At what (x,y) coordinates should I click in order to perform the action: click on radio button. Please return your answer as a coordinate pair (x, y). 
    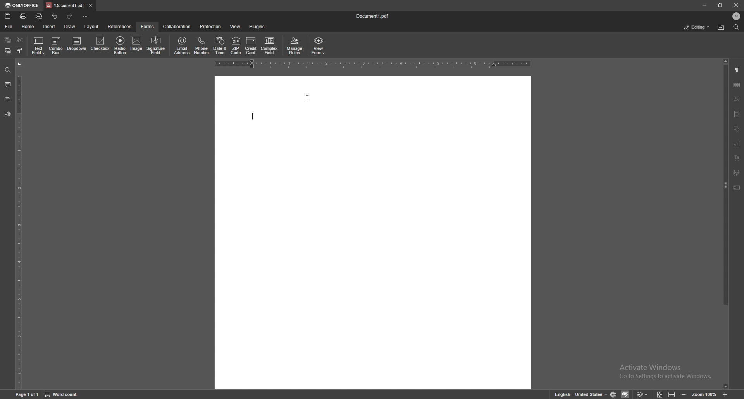
    Looking at the image, I should click on (120, 44).